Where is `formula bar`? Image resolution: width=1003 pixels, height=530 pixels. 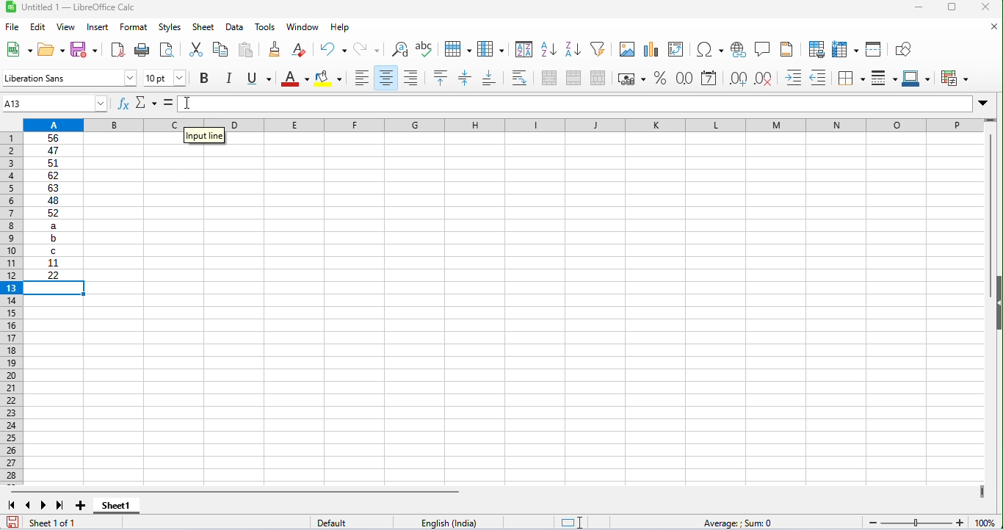 formula bar is located at coordinates (575, 104).